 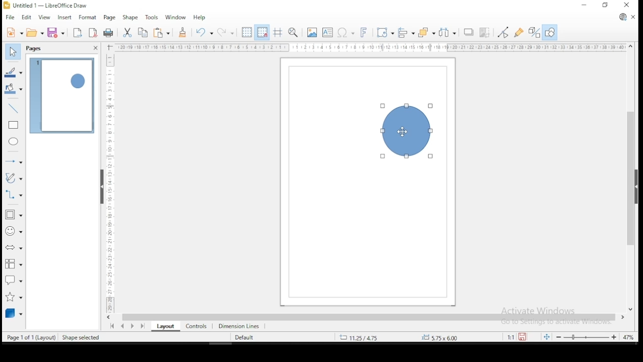 I want to click on copy, so click(x=143, y=33).